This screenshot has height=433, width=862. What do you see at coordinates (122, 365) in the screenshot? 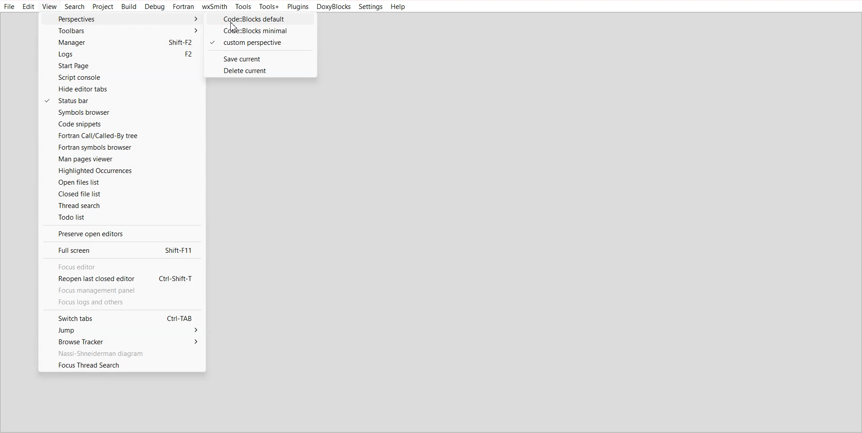
I see `Focus Thread Search` at bounding box center [122, 365].